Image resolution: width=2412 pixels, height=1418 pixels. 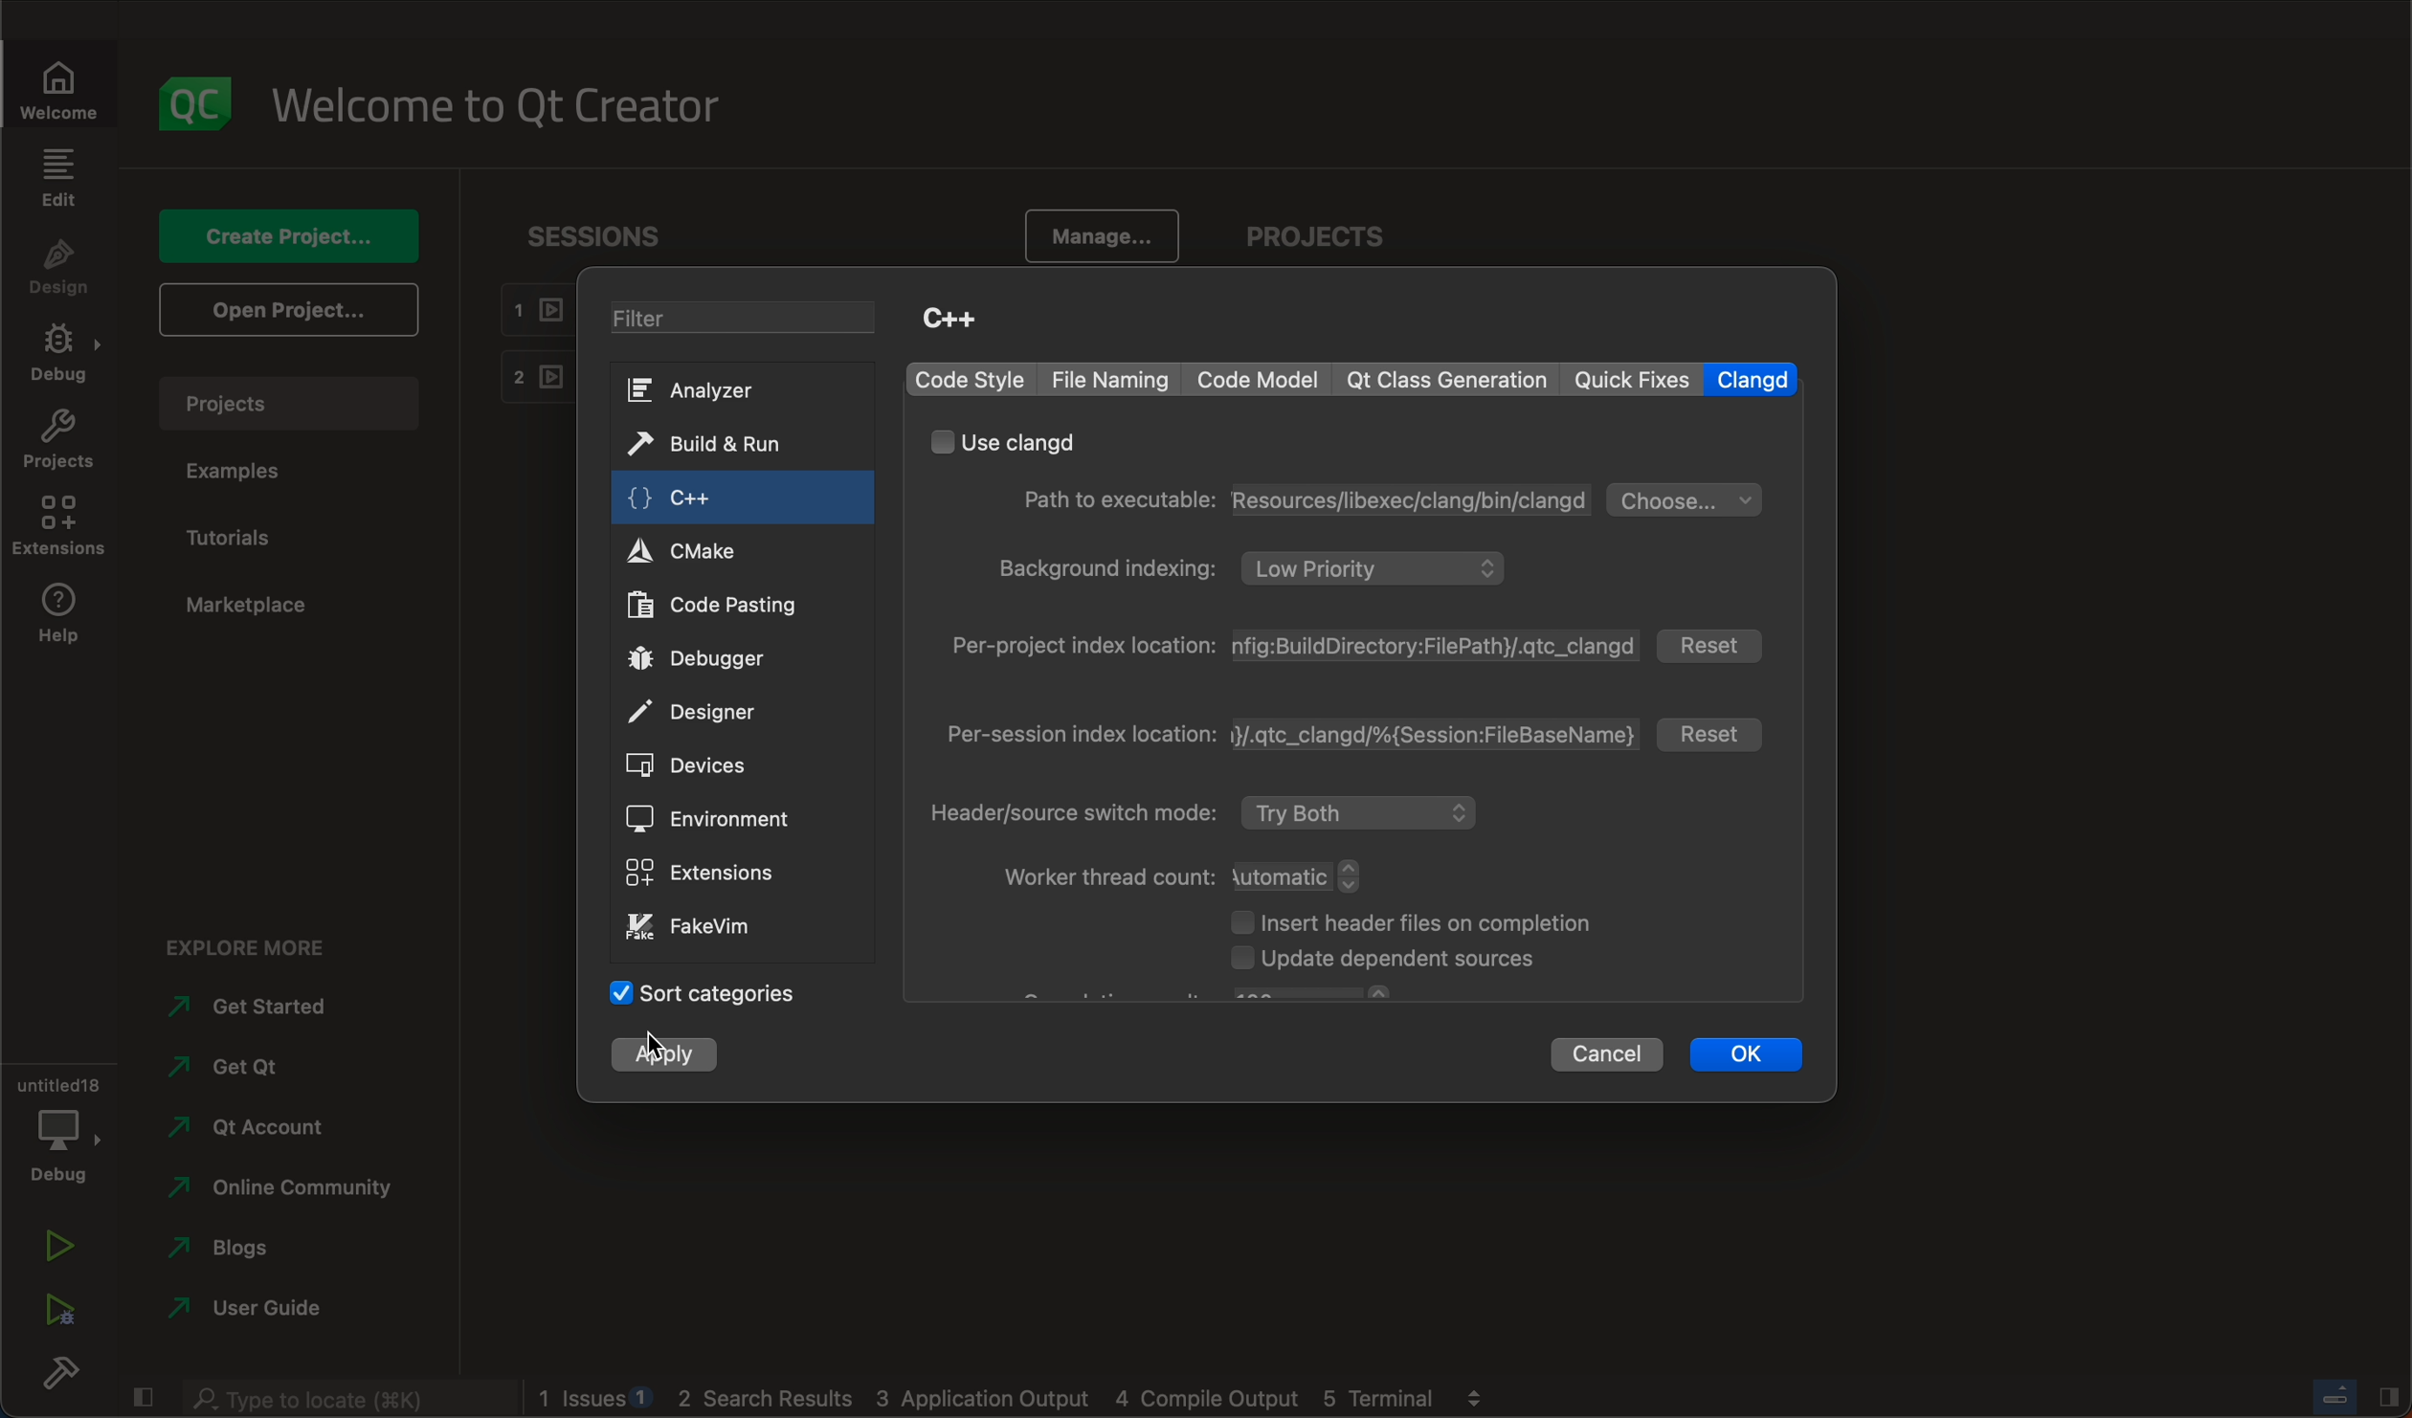 I want to click on choose, so click(x=1687, y=499).